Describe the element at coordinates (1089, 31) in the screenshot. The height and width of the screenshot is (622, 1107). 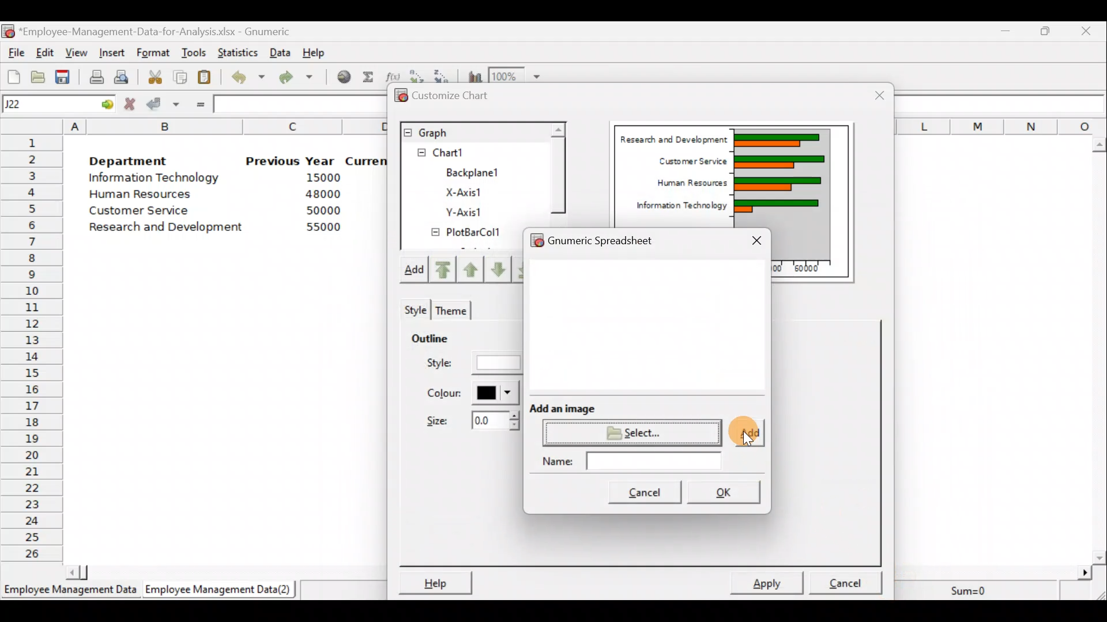
I see `Close` at that location.